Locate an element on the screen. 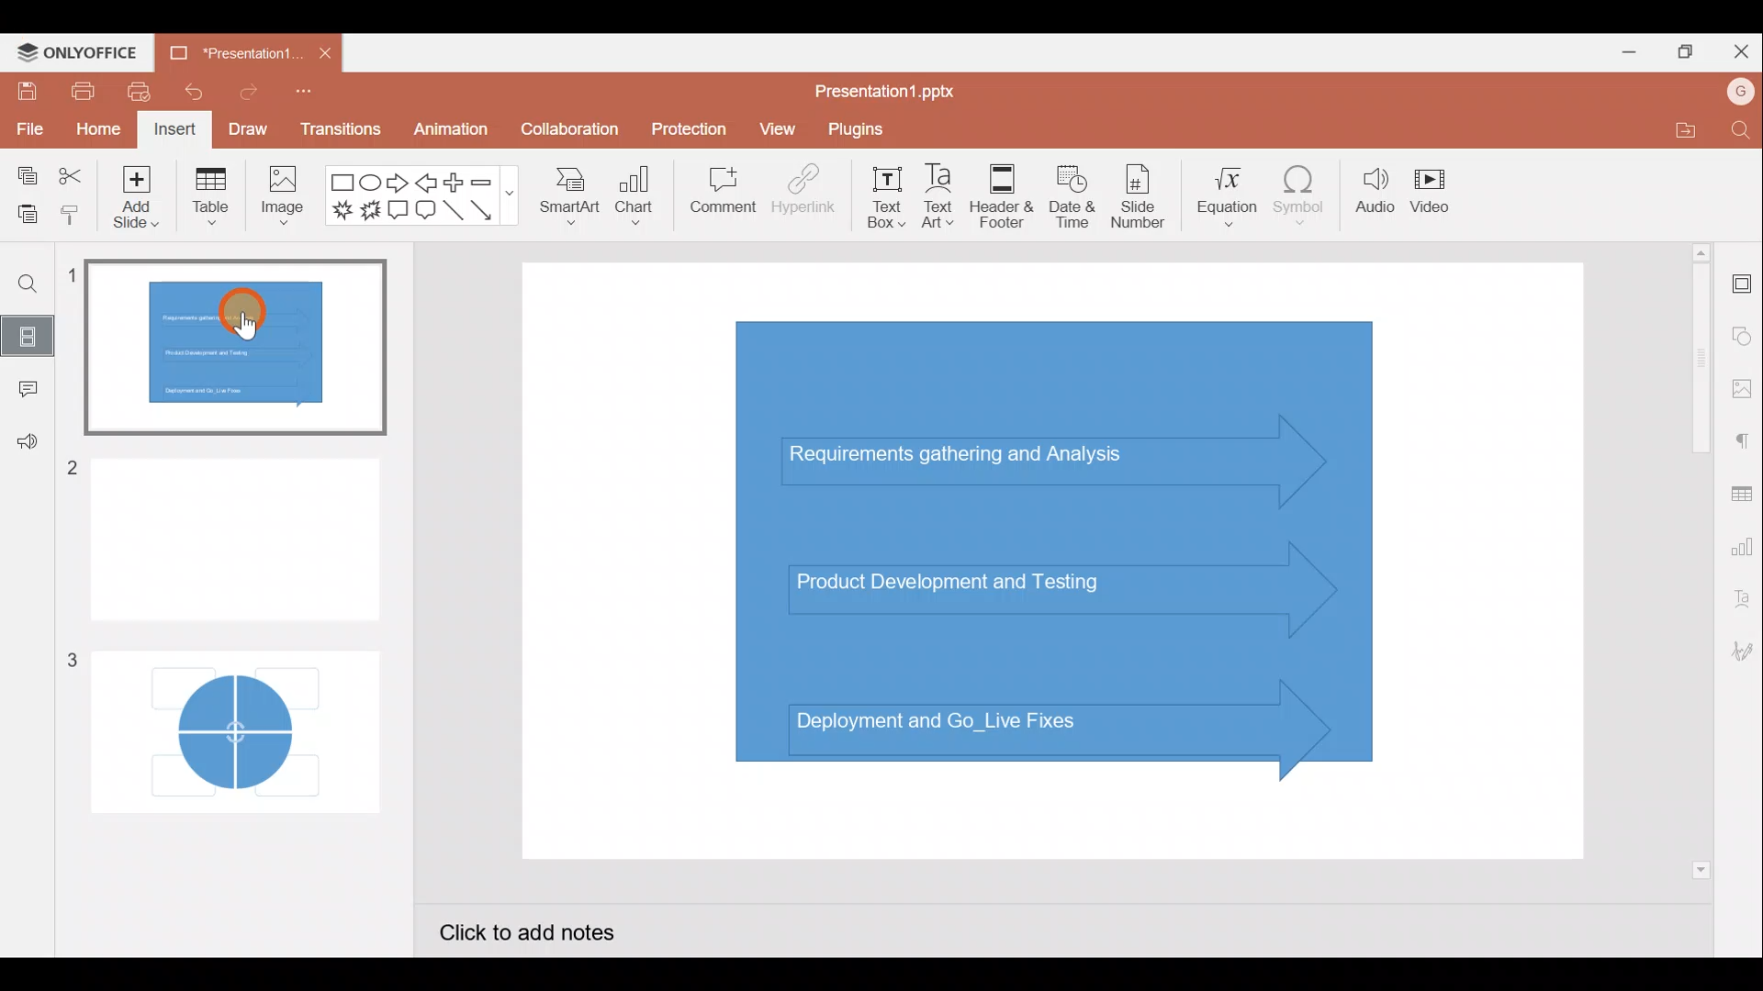 The height and width of the screenshot is (991, 1763). Insert is located at coordinates (174, 128).